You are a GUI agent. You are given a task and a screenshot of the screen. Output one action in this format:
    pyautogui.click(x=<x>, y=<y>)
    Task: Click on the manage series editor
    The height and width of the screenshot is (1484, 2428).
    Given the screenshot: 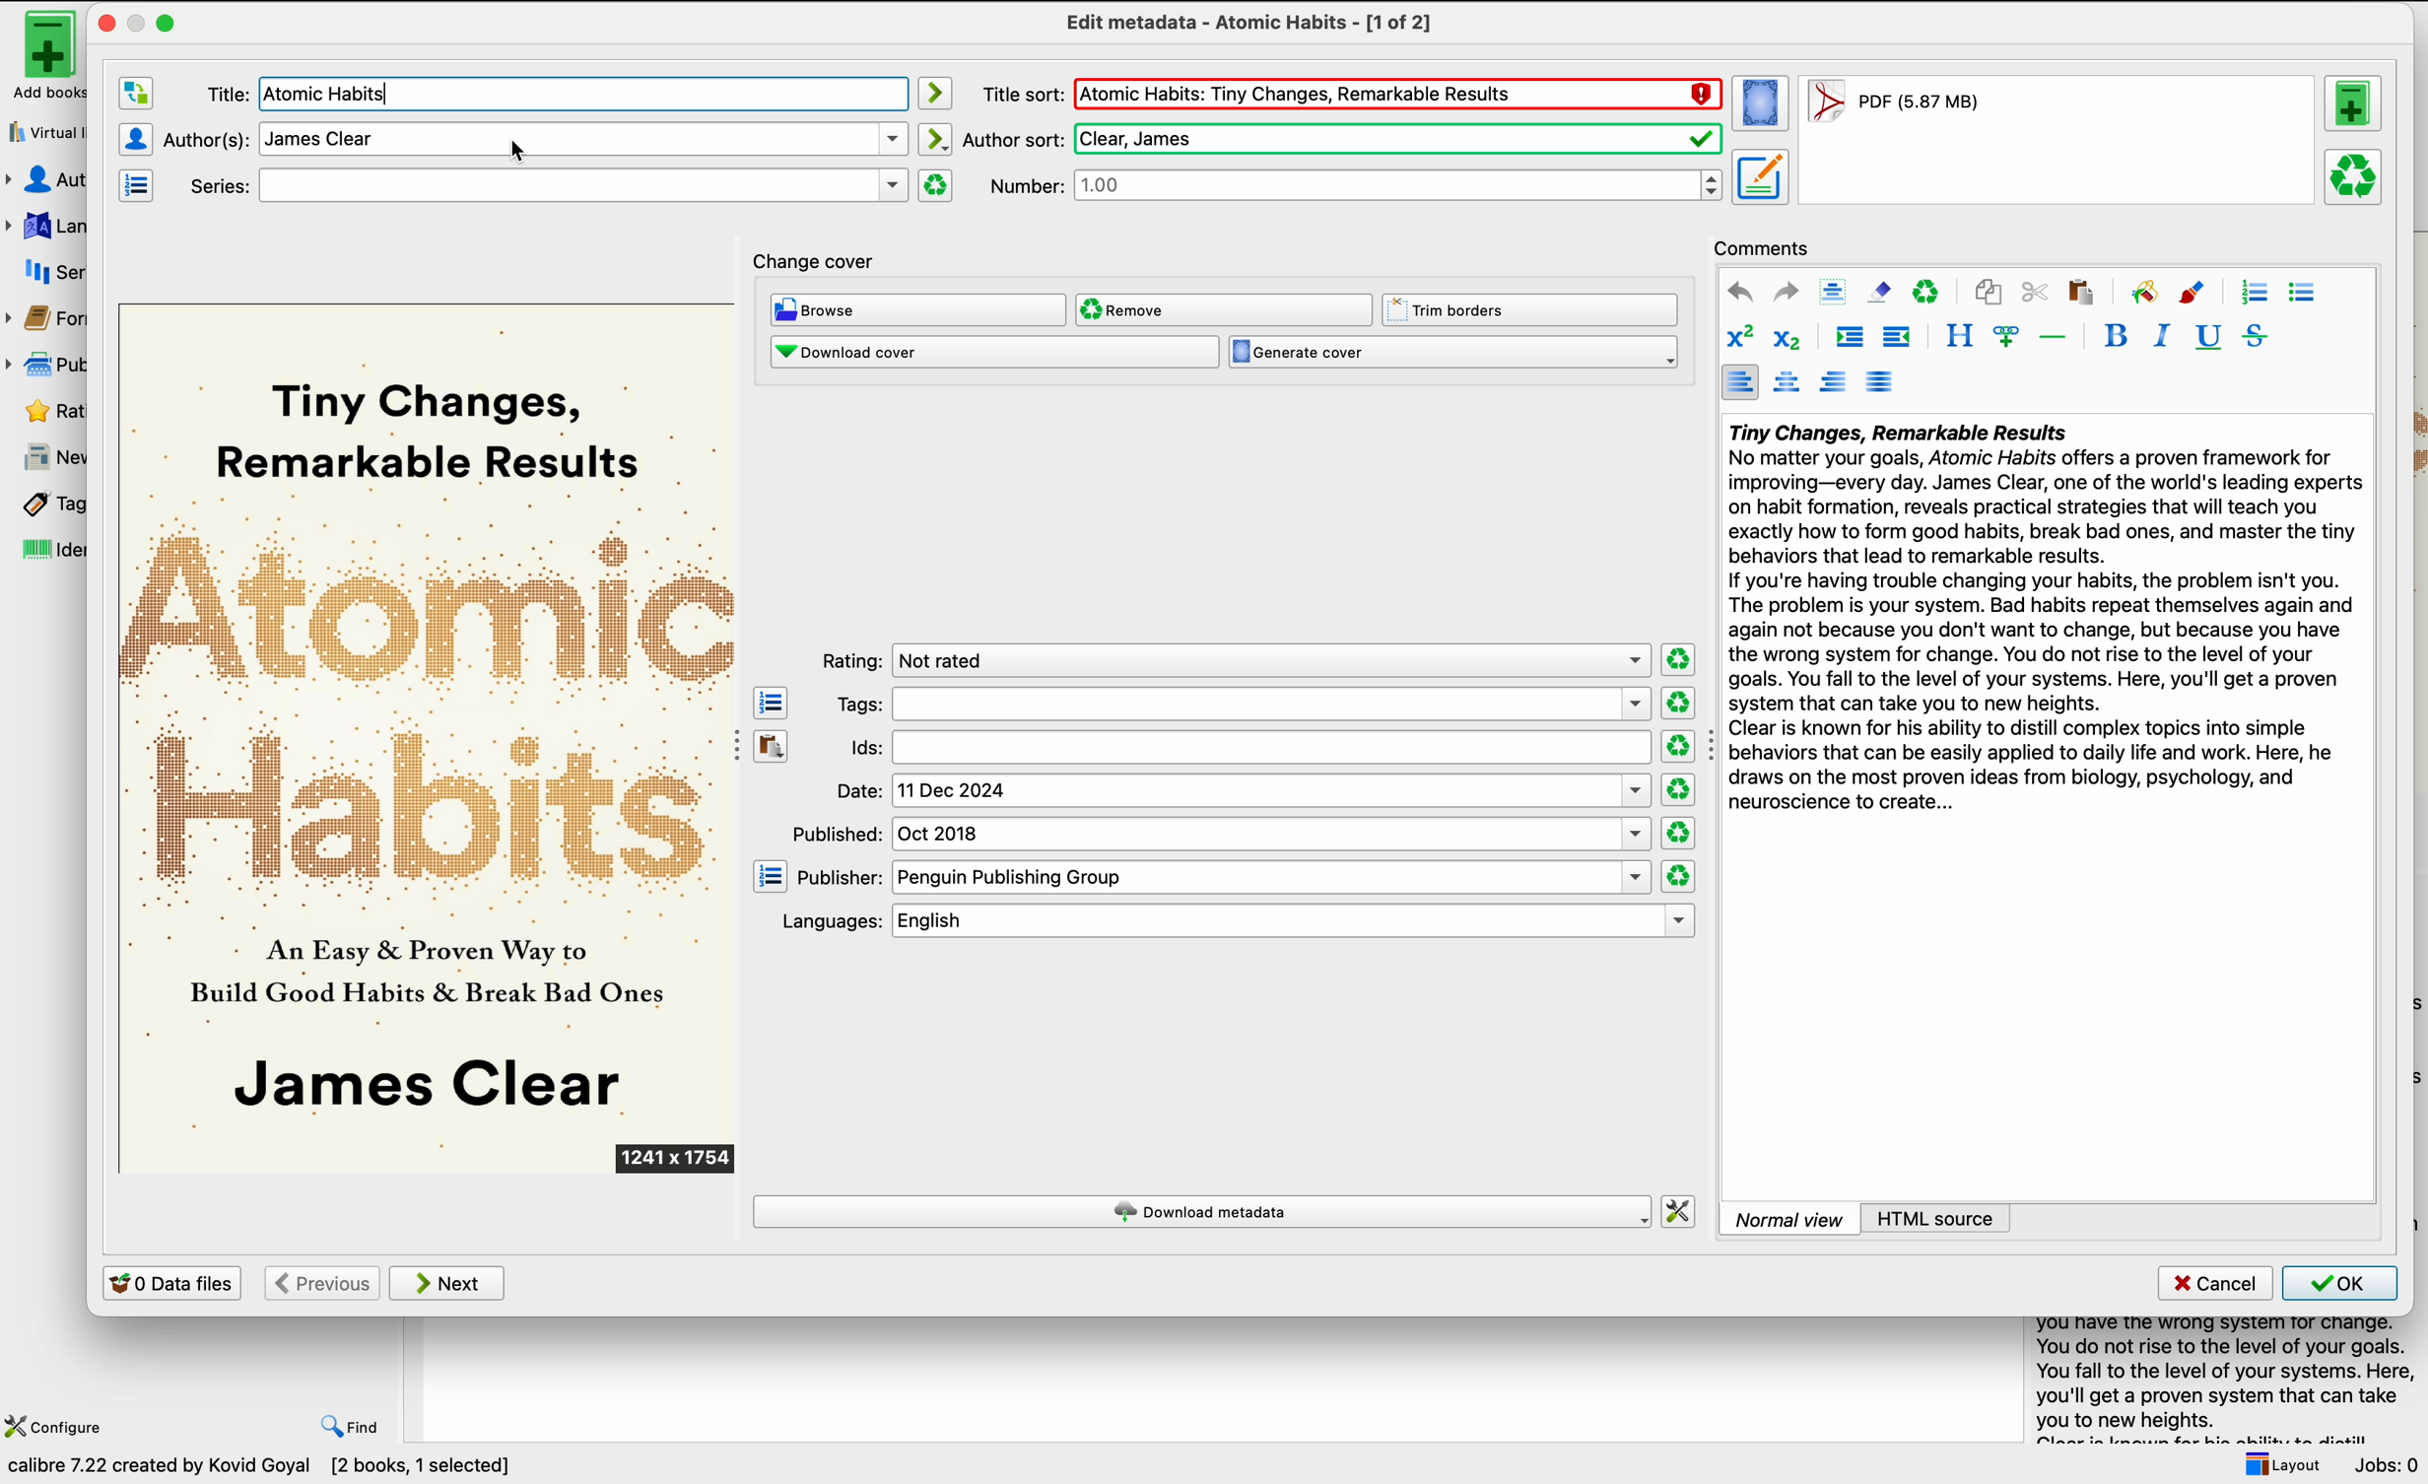 What is the action you would take?
    pyautogui.click(x=140, y=185)
    